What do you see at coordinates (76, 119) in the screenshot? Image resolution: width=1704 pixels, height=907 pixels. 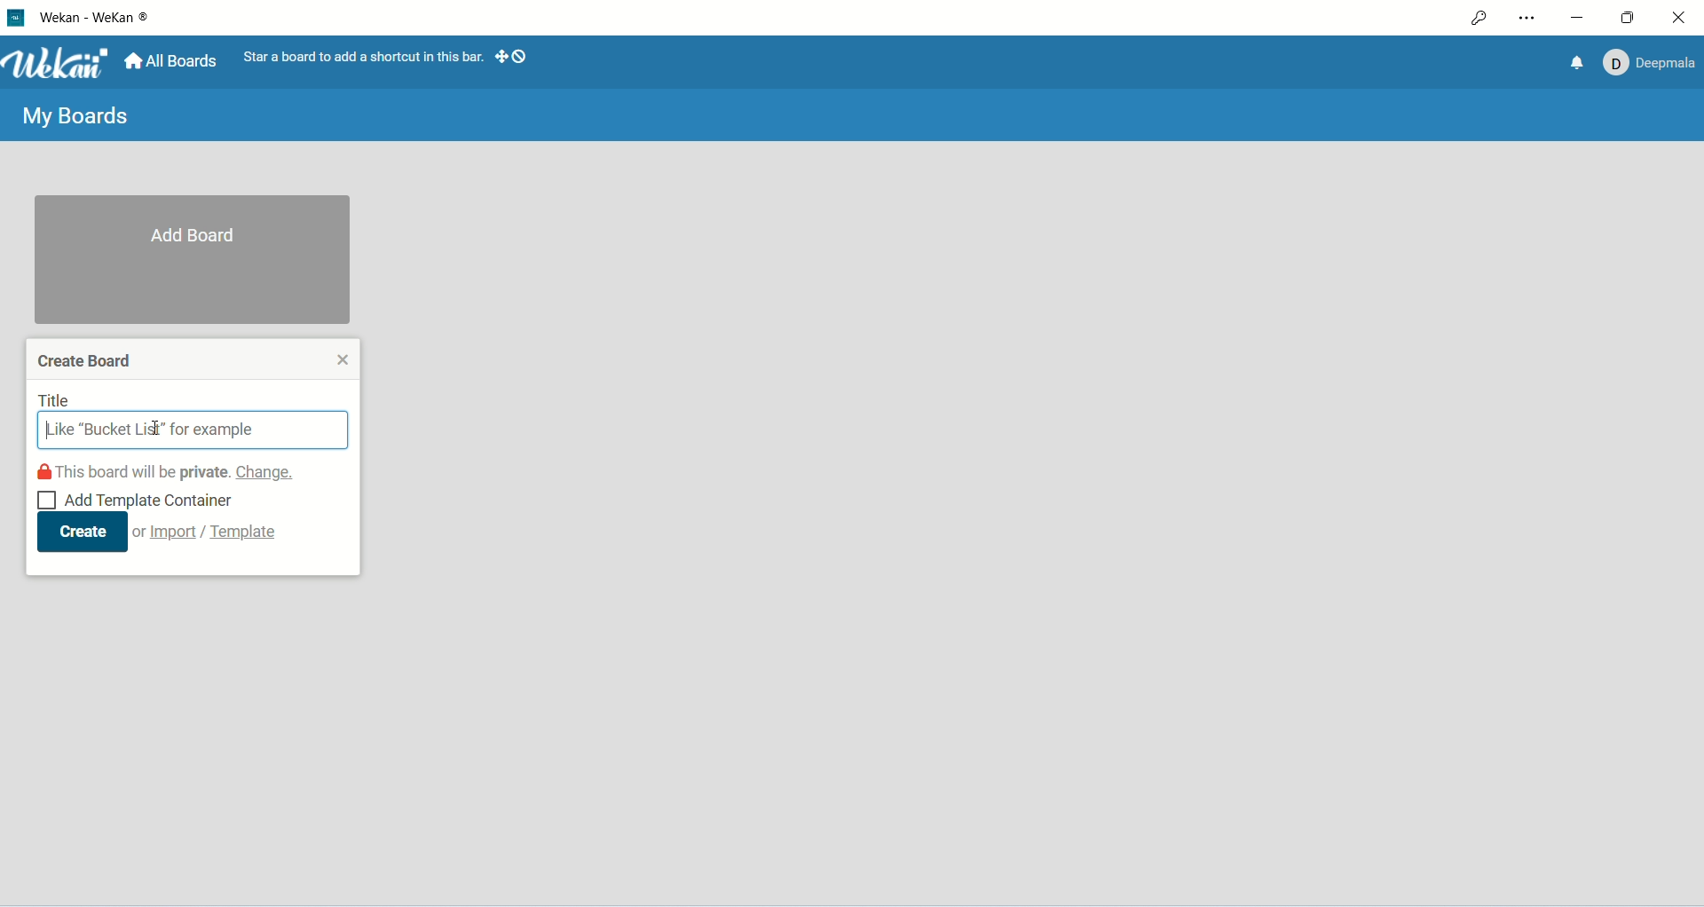 I see `My boards` at bounding box center [76, 119].